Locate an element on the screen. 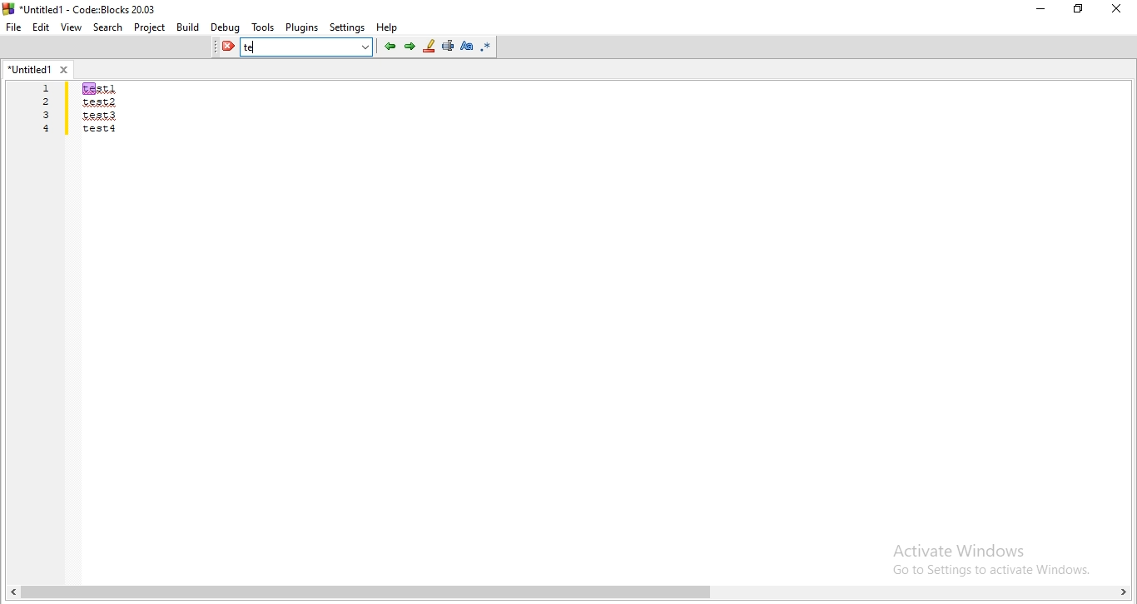 This screenshot has width=1137, height=604. View is located at coordinates (72, 27).